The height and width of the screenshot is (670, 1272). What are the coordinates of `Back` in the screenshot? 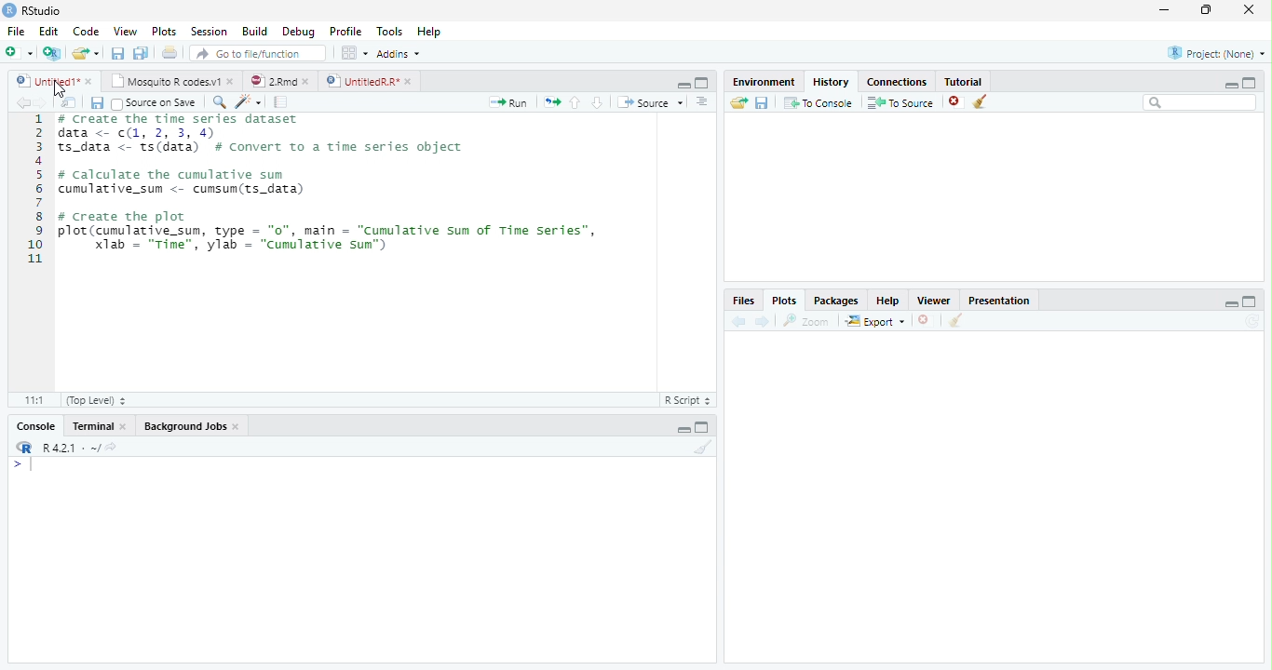 It's located at (21, 103).